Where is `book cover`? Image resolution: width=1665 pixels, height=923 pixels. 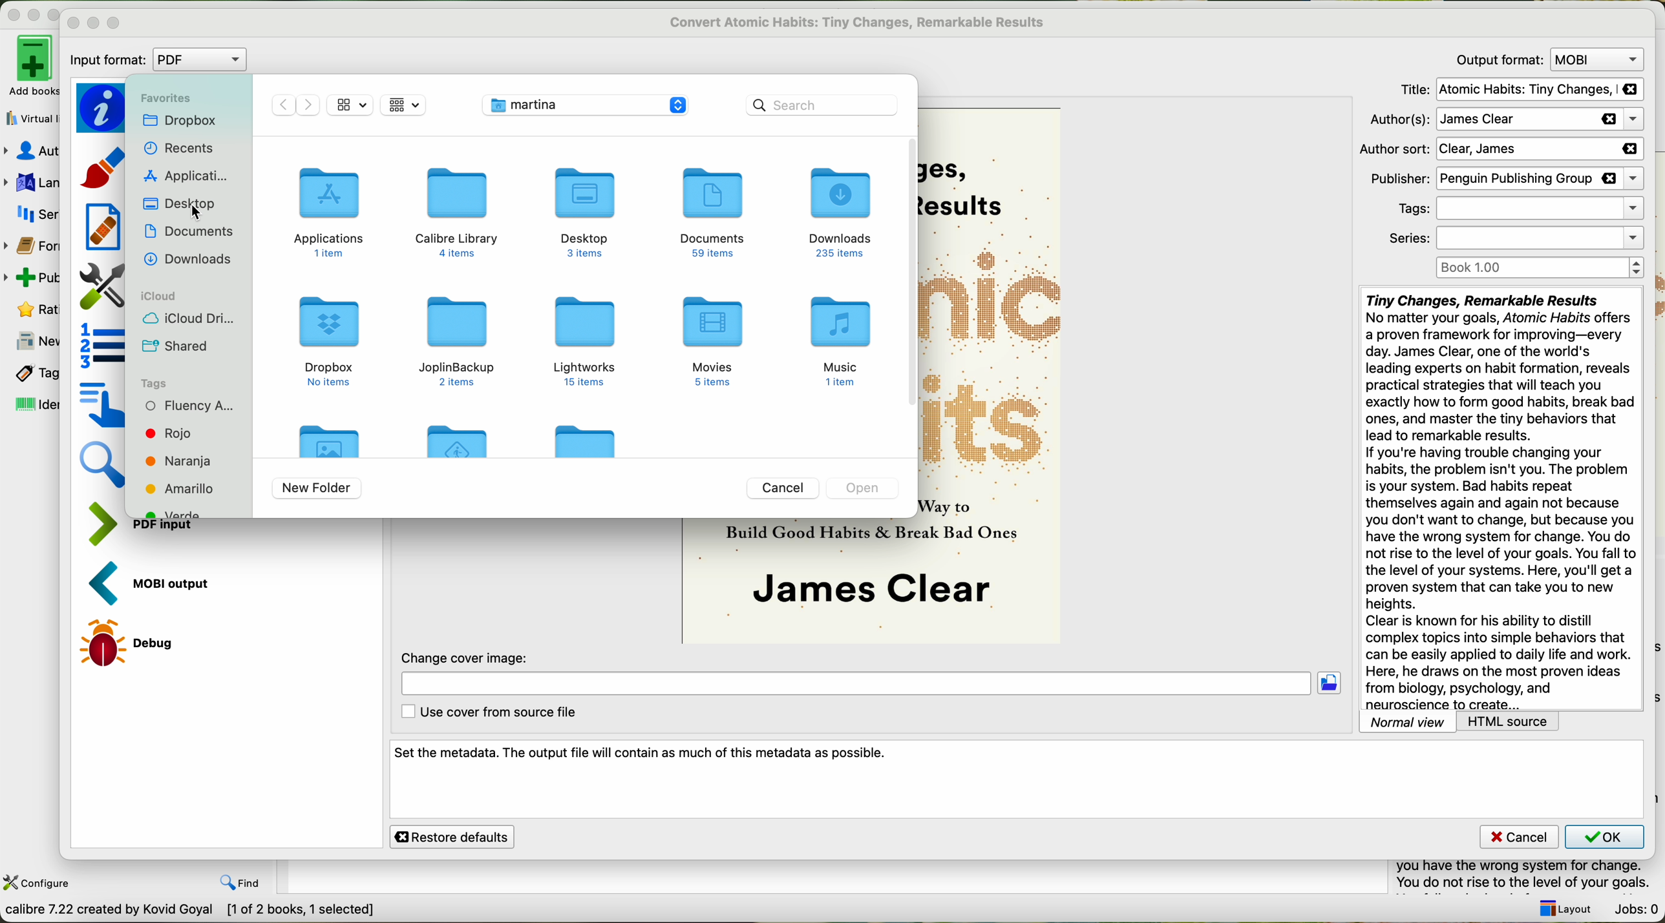
book cover is located at coordinates (990, 379).